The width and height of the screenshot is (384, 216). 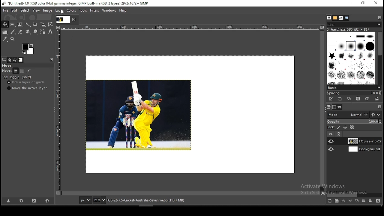 I want to click on layer visibility on/off, so click(x=330, y=133).